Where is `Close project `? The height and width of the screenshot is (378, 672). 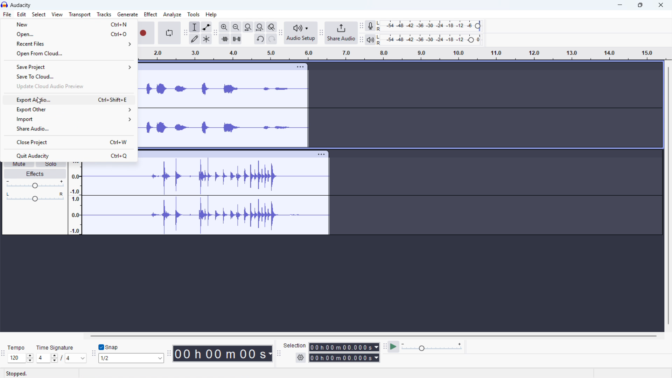 Close project  is located at coordinates (68, 142).